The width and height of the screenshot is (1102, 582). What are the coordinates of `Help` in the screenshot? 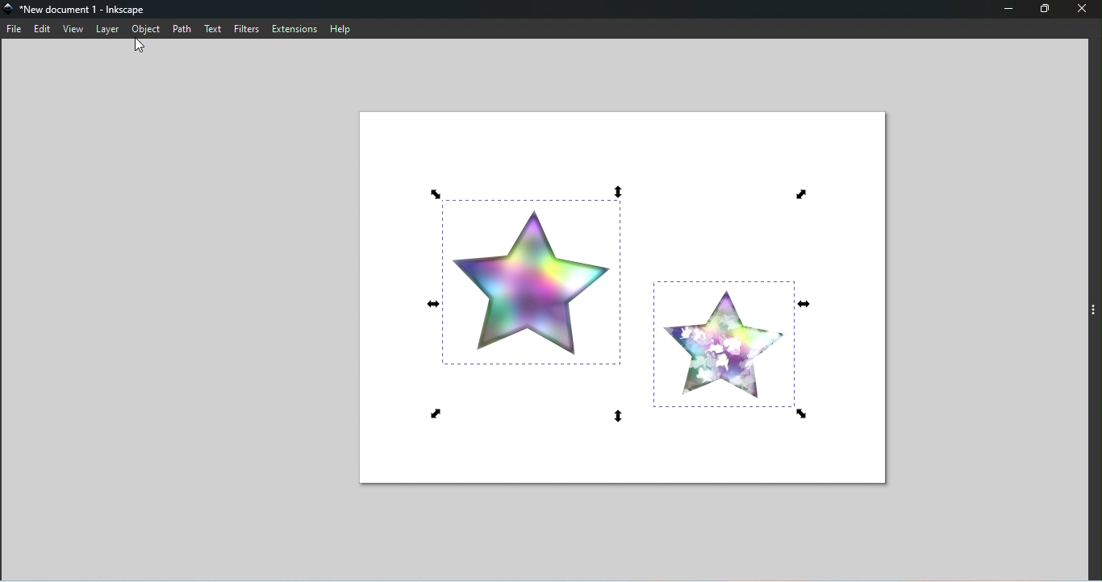 It's located at (344, 28).